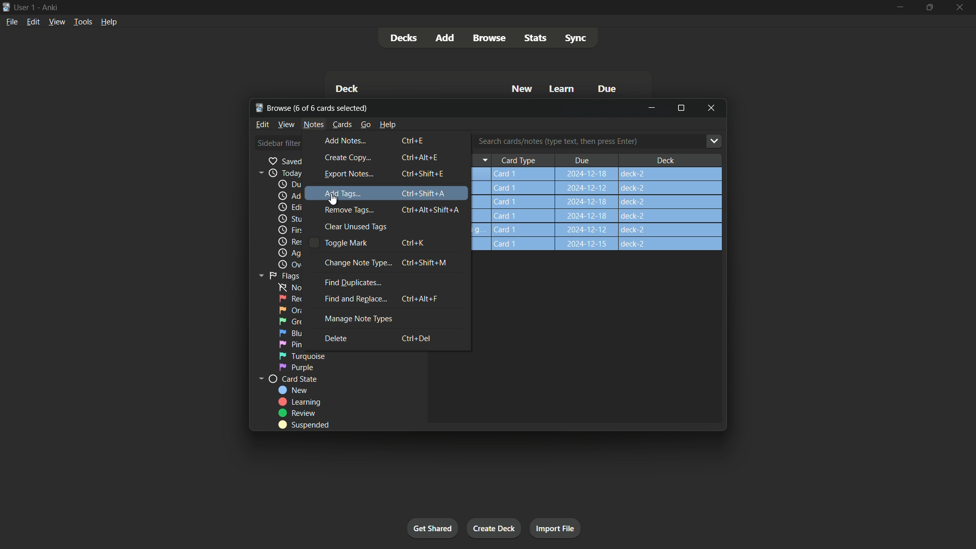 The image size is (976, 549). I want to click on Ctrl + K, so click(412, 242).